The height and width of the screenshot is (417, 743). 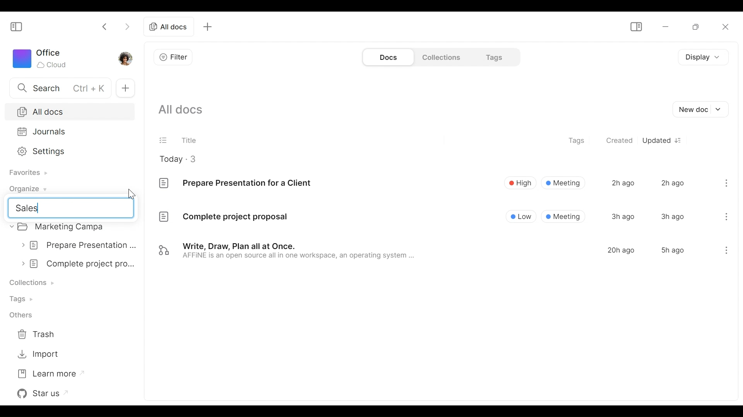 What do you see at coordinates (64, 228) in the screenshot?
I see `Marketing campa` at bounding box center [64, 228].